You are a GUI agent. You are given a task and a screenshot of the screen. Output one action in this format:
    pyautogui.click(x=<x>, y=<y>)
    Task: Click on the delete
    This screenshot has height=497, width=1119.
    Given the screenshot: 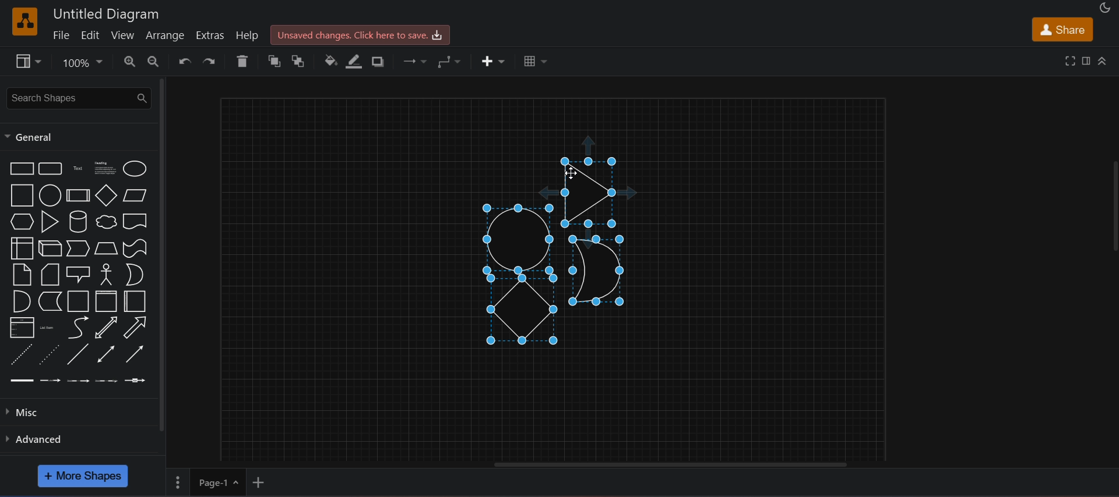 What is the action you would take?
    pyautogui.click(x=245, y=61)
    